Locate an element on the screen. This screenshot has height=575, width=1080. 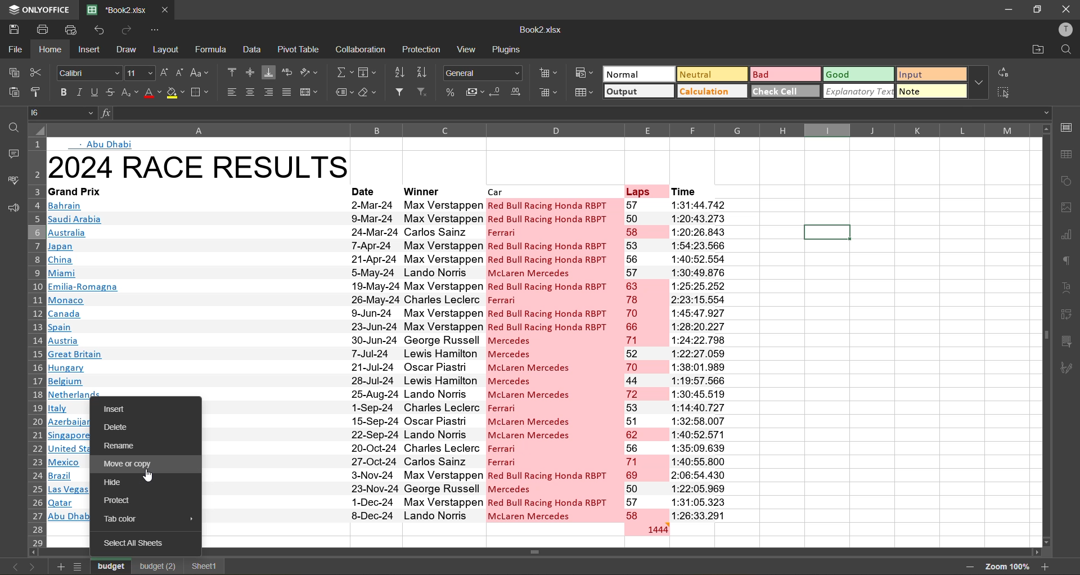
table is located at coordinates (1069, 154).